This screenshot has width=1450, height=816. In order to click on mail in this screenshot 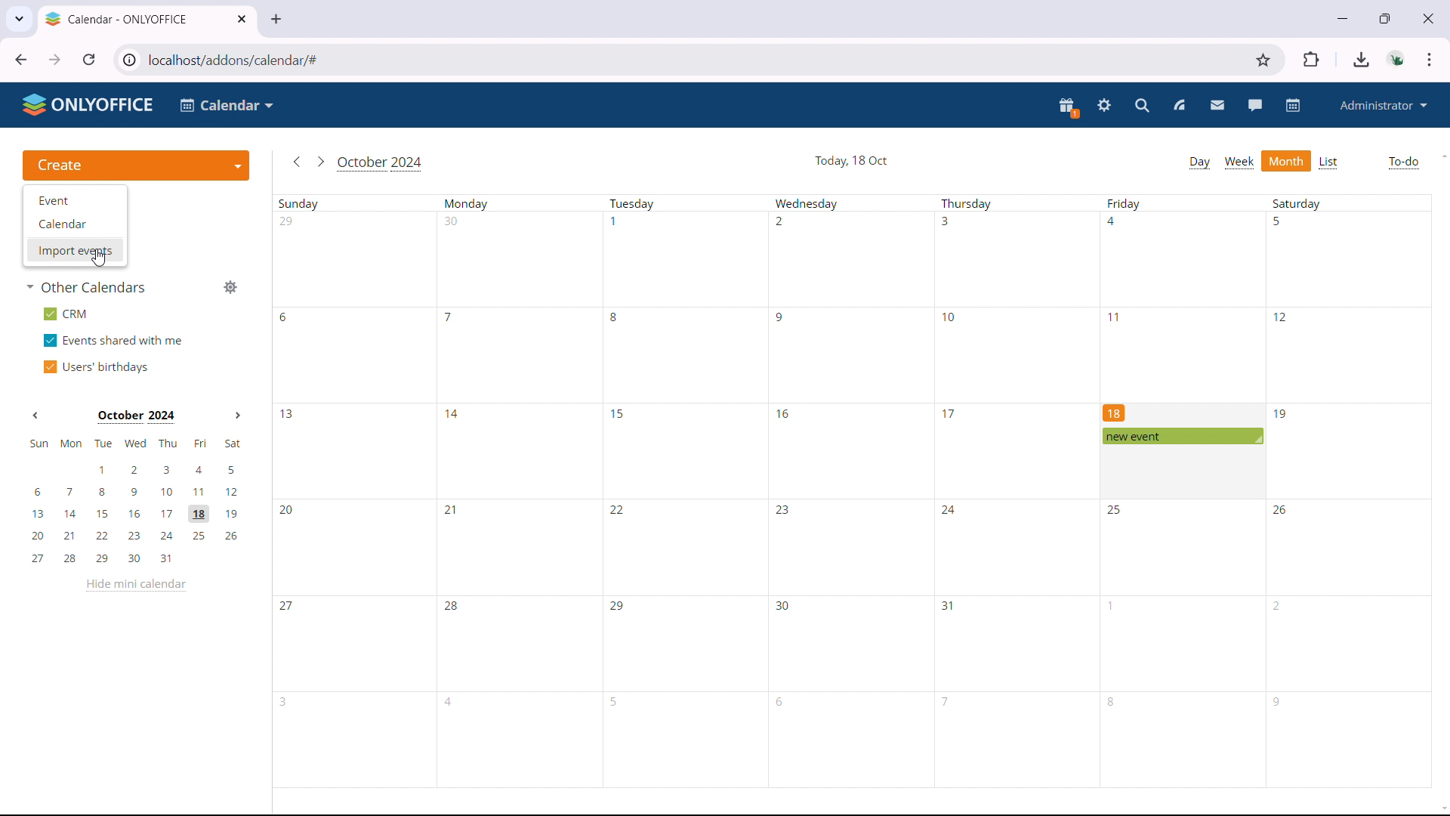, I will do `click(1217, 106)`.